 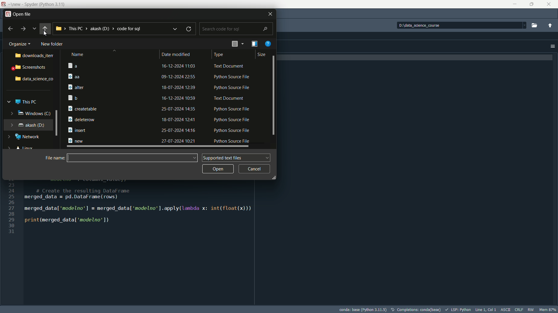 I want to click on dropdown, so click(x=523, y=25).